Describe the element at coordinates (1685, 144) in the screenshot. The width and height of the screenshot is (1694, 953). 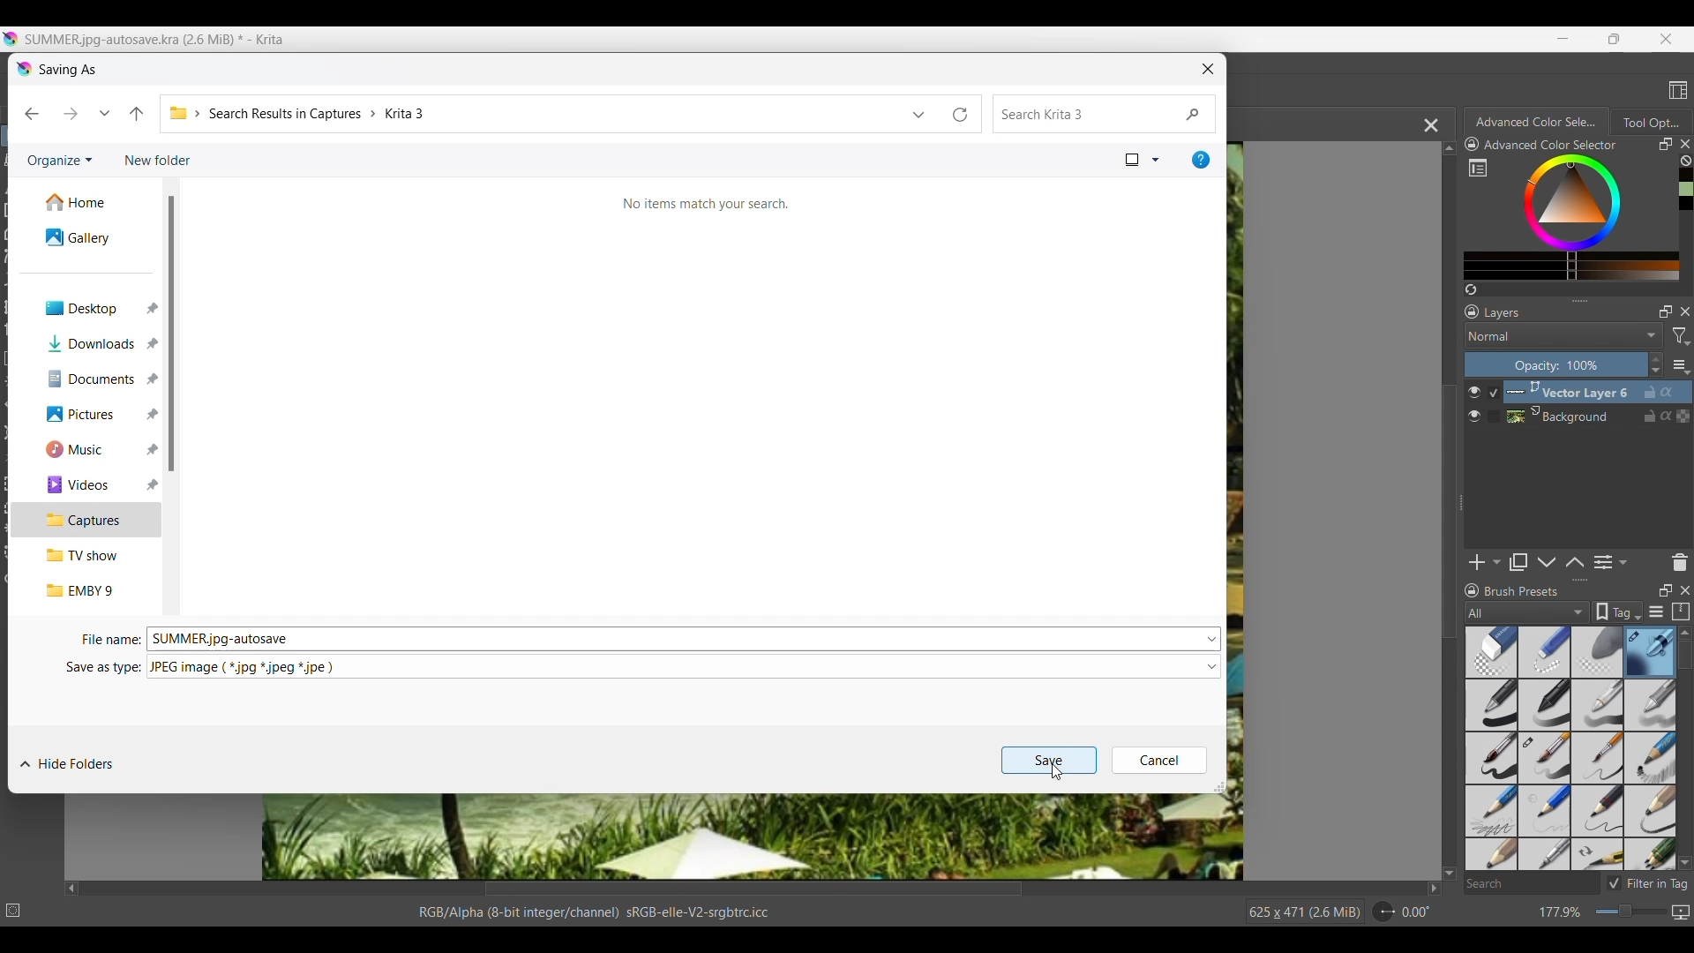
I see `Close tab` at that location.